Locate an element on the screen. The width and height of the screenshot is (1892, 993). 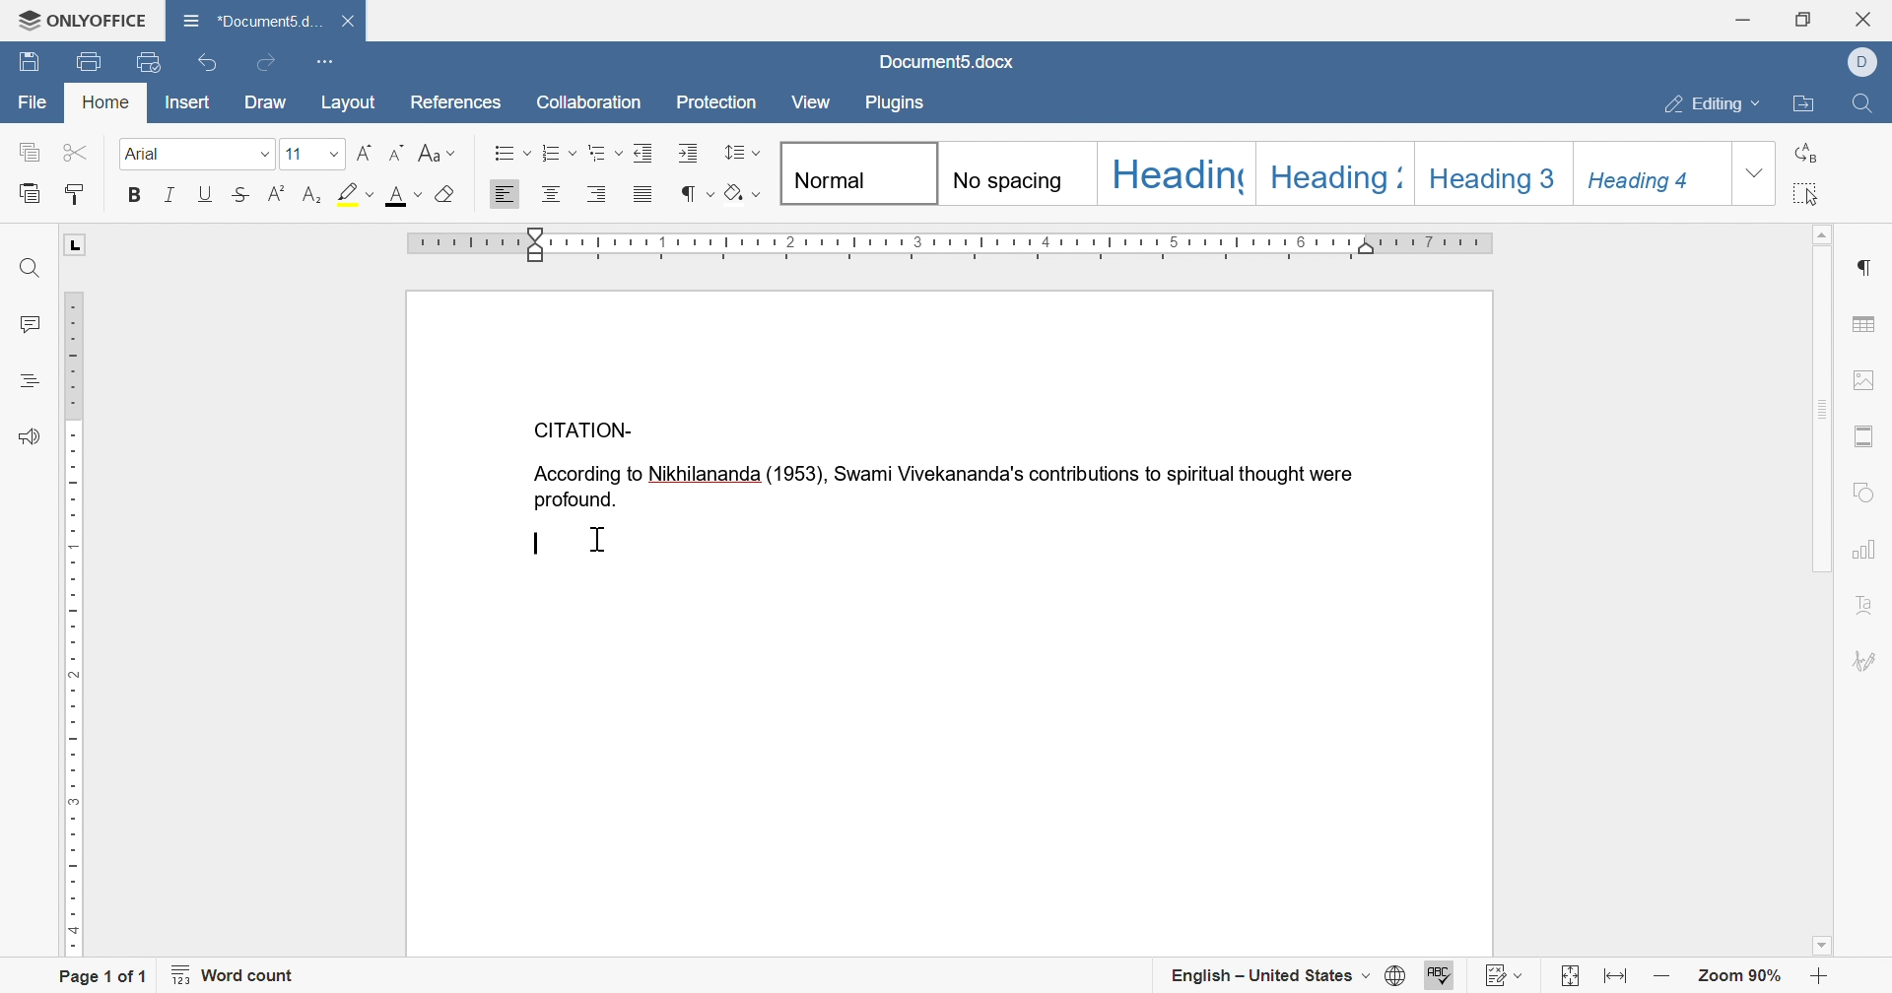
increase indent is located at coordinates (686, 154).